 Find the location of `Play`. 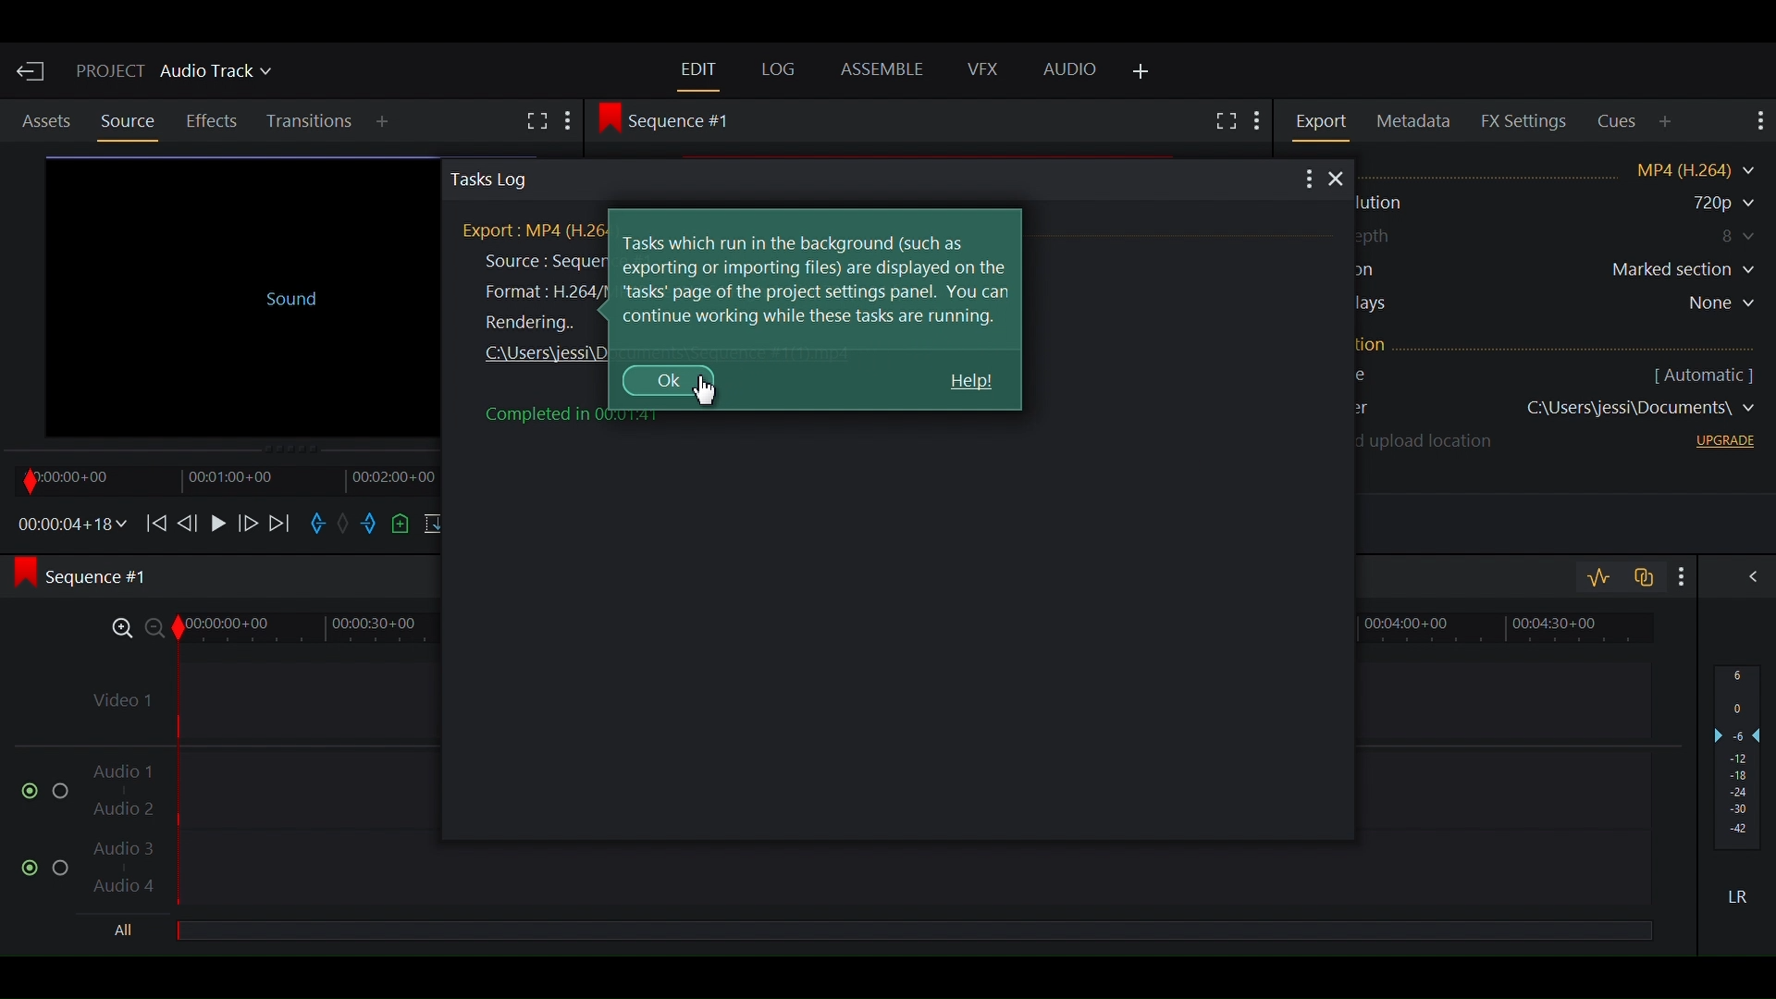

Play is located at coordinates (217, 522).